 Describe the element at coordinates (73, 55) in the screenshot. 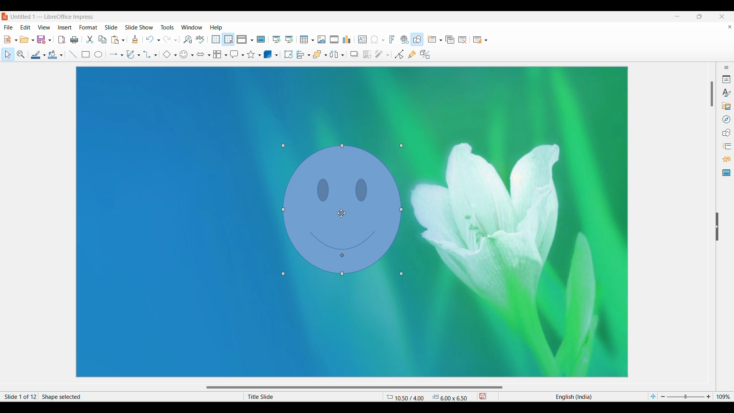

I see `Insert line` at that location.